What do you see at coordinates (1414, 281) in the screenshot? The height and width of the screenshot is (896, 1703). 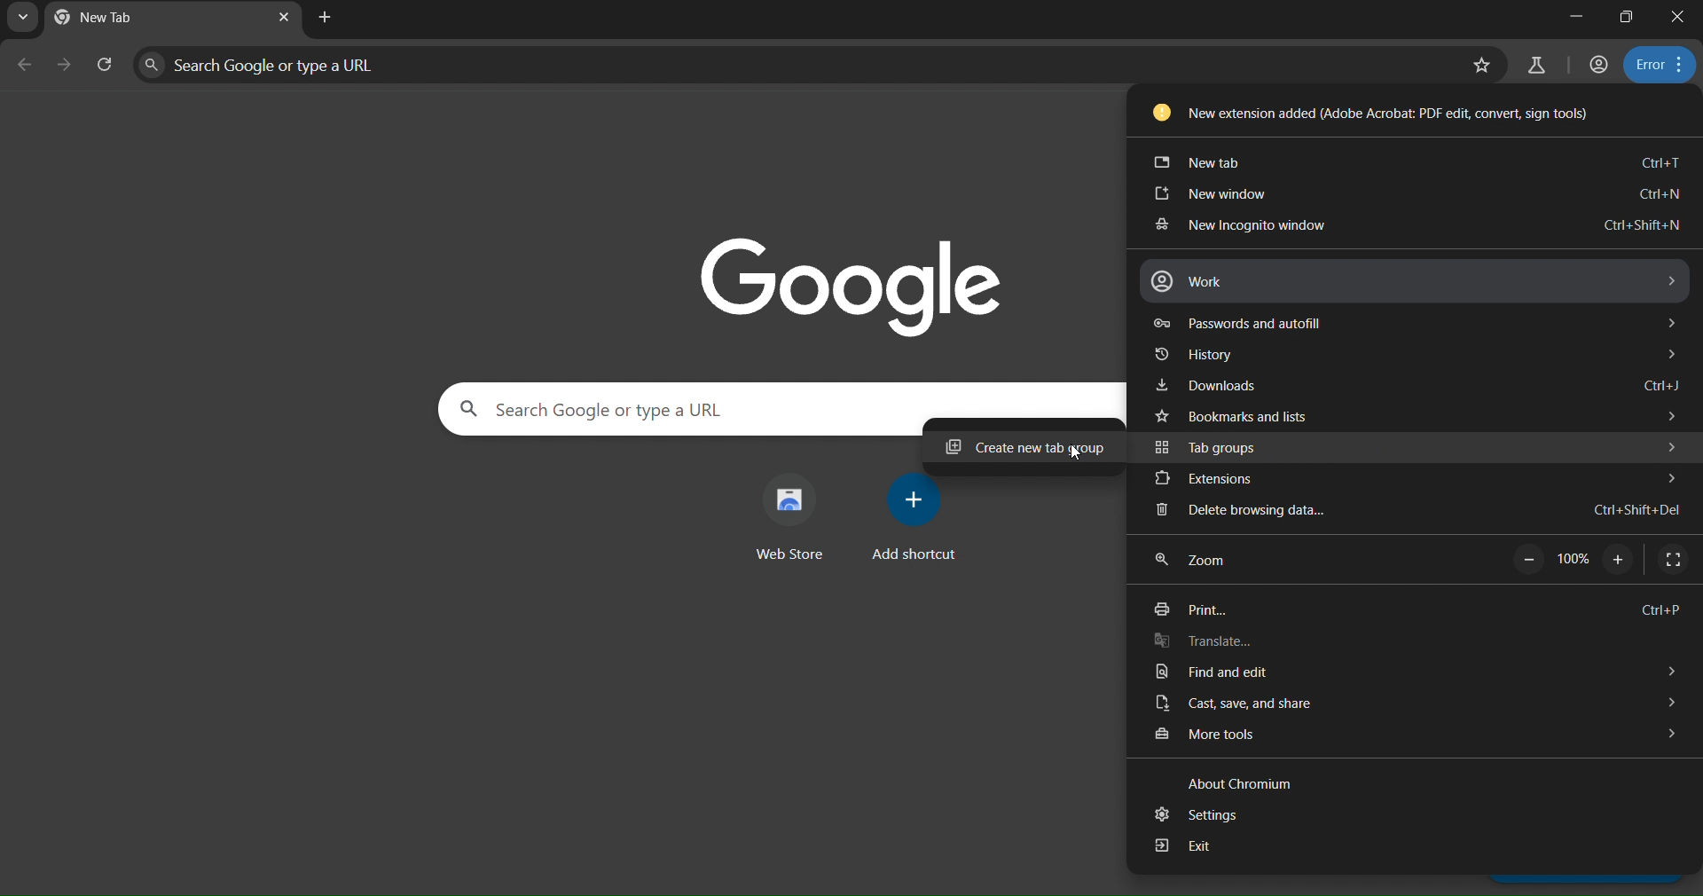 I see `work` at bounding box center [1414, 281].